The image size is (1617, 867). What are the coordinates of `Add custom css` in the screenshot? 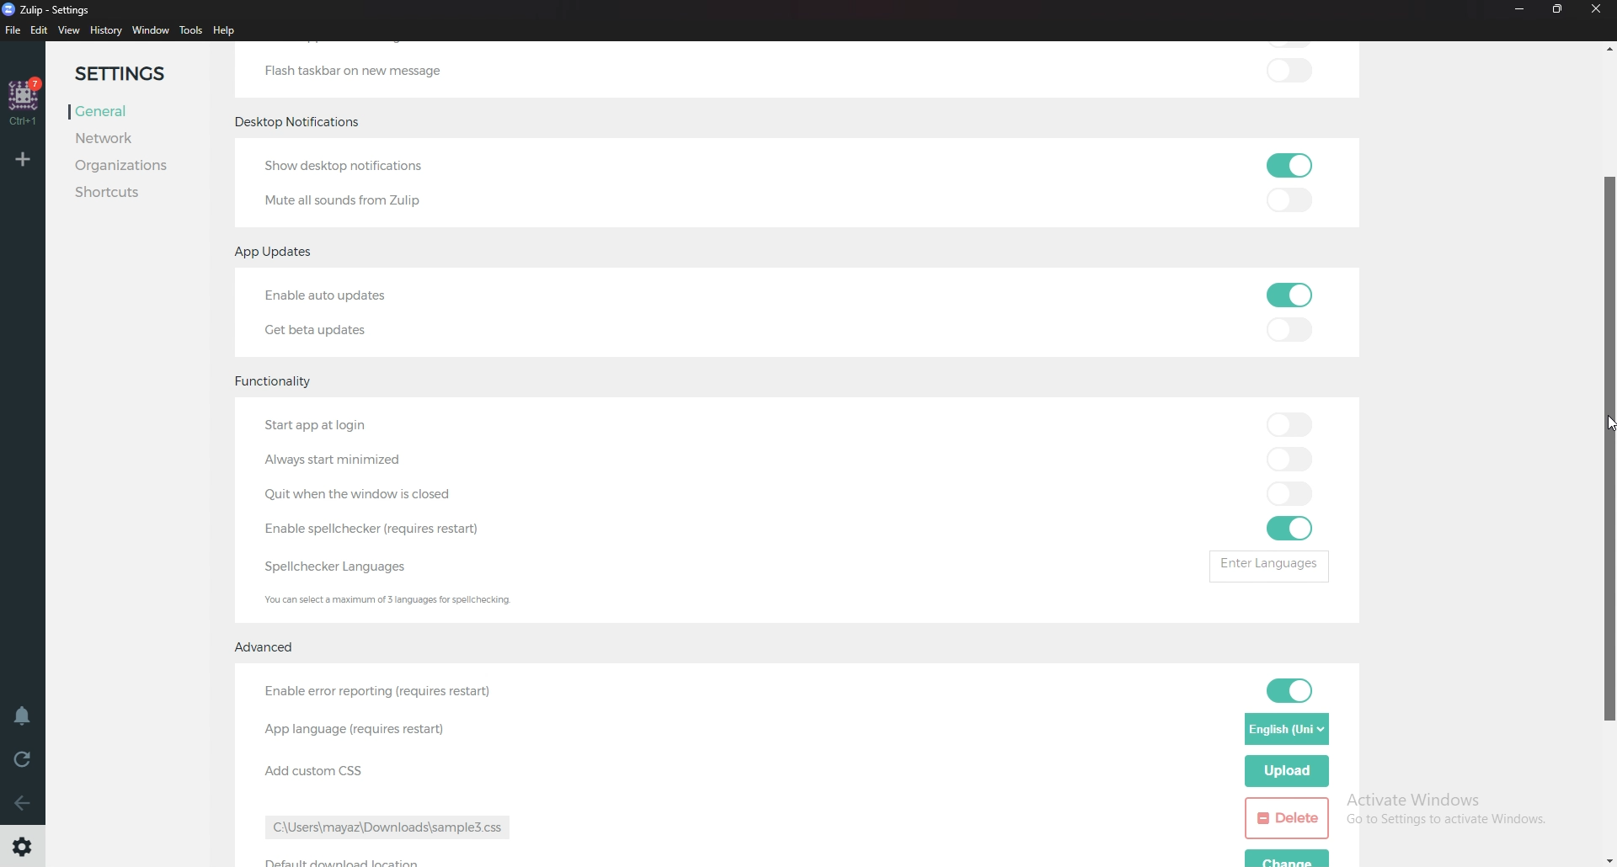 It's located at (311, 773).